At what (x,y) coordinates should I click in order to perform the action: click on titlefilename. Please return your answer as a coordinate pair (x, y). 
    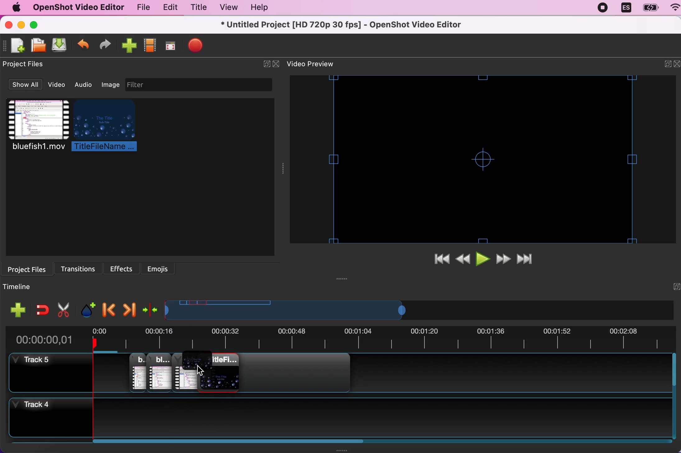
    Looking at the image, I should click on (109, 126).